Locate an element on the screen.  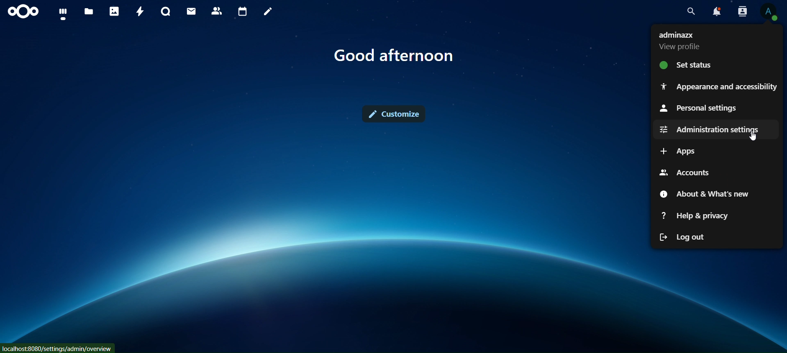
view profile is located at coordinates (770, 12).